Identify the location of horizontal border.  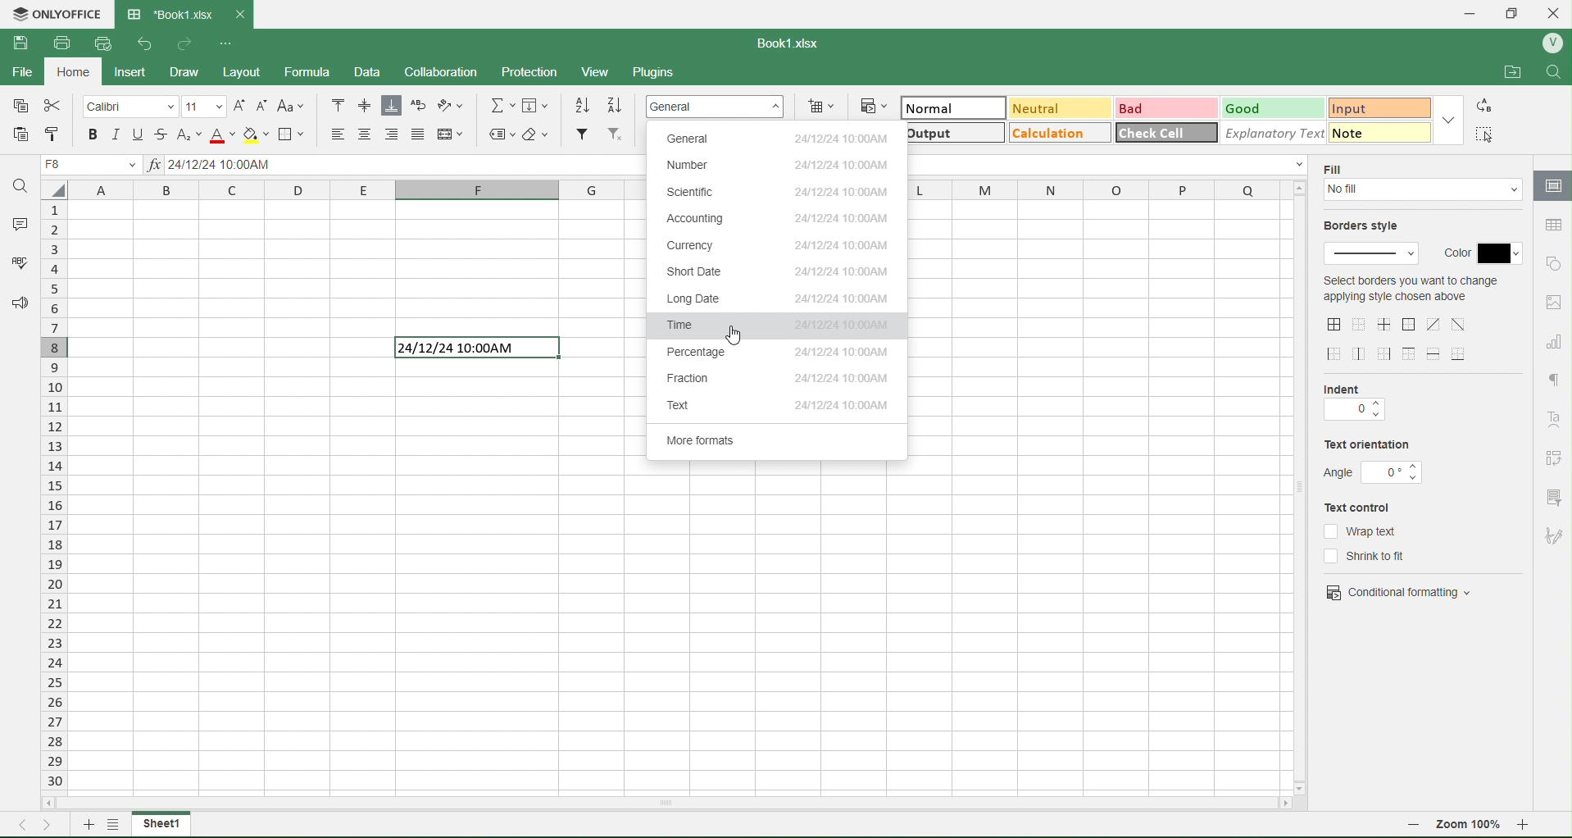
(1436, 355).